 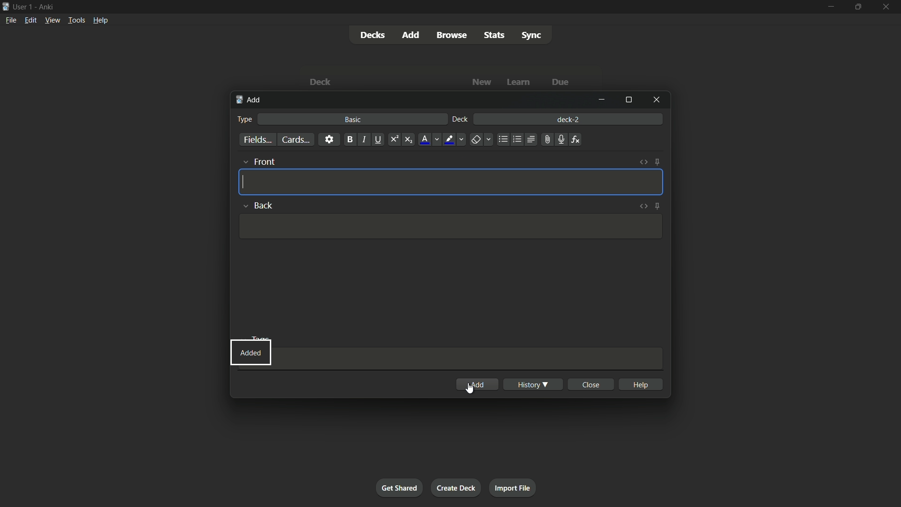 I want to click on toggle sticky, so click(x=658, y=162).